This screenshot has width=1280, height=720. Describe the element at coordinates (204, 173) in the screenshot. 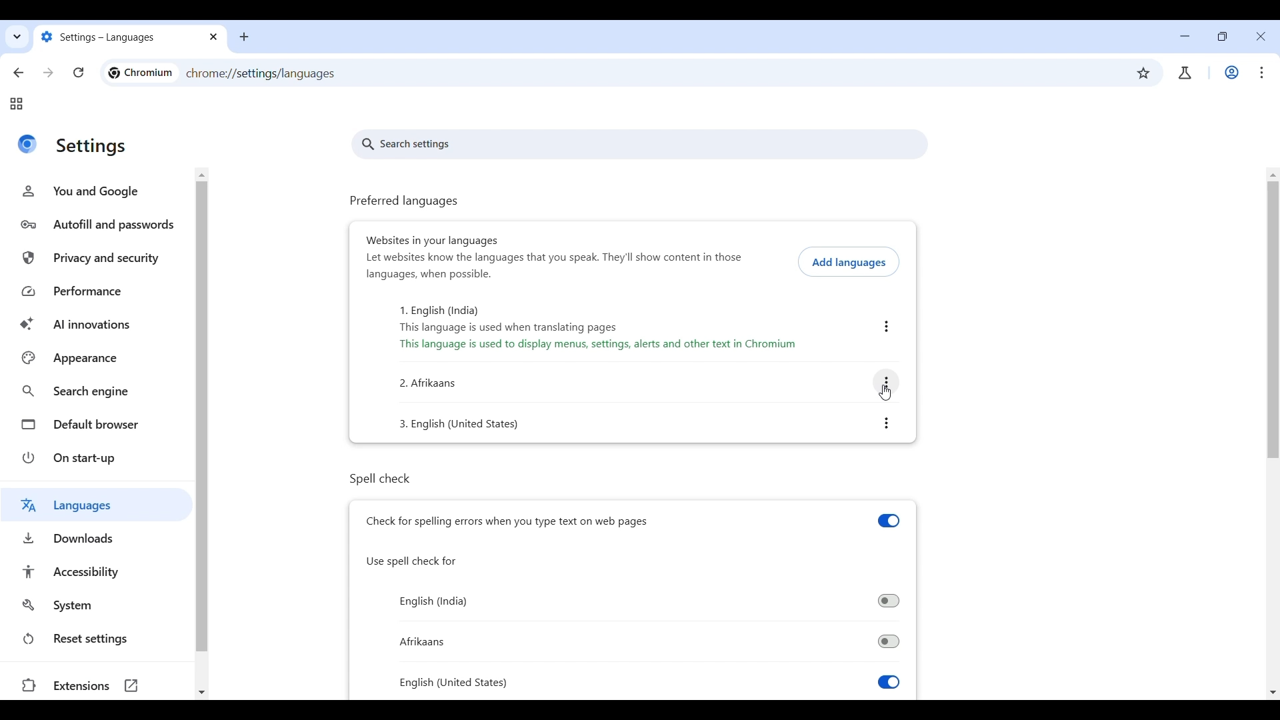

I see `Quick slide to top` at that location.